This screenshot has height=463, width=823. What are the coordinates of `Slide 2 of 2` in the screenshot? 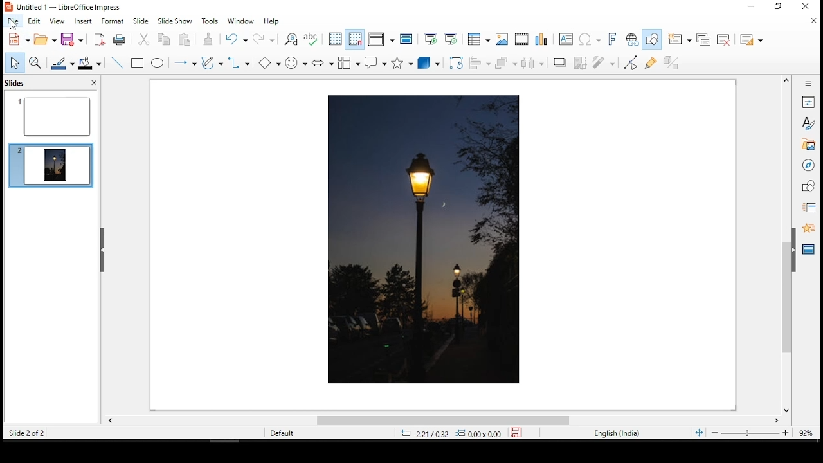 It's located at (24, 433).